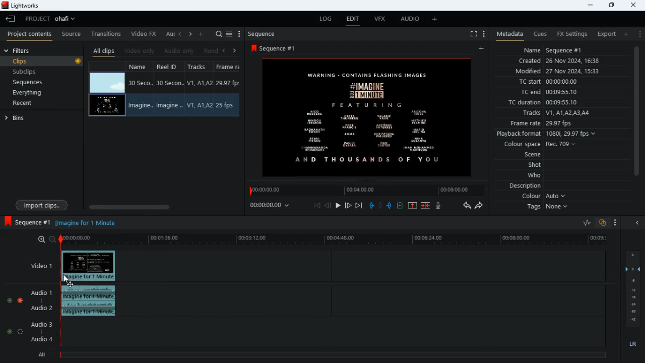  Describe the element at coordinates (42, 325) in the screenshot. I see `audio 3` at that location.